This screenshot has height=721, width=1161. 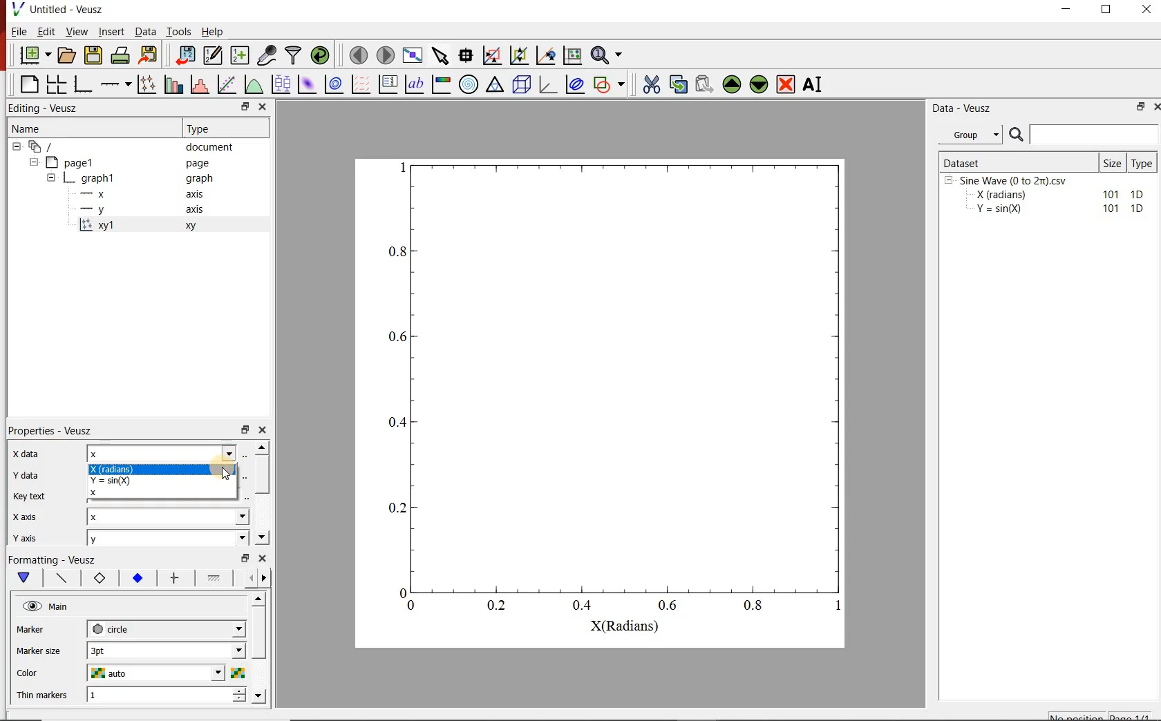 What do you see at coordinates (521, 54) in the screenshot?
I see `click to zoom out` at bounding box center [521, 54].